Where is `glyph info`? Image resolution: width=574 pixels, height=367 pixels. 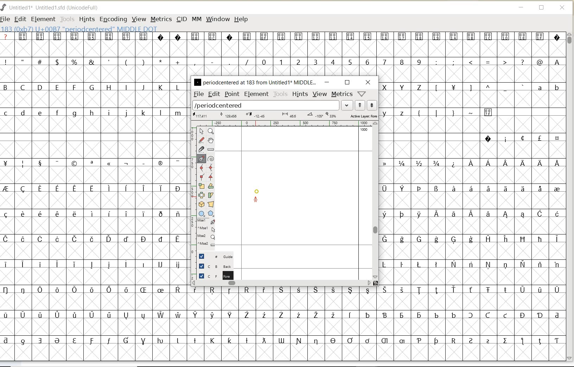
glyph info is located at coordinates (80, 28).